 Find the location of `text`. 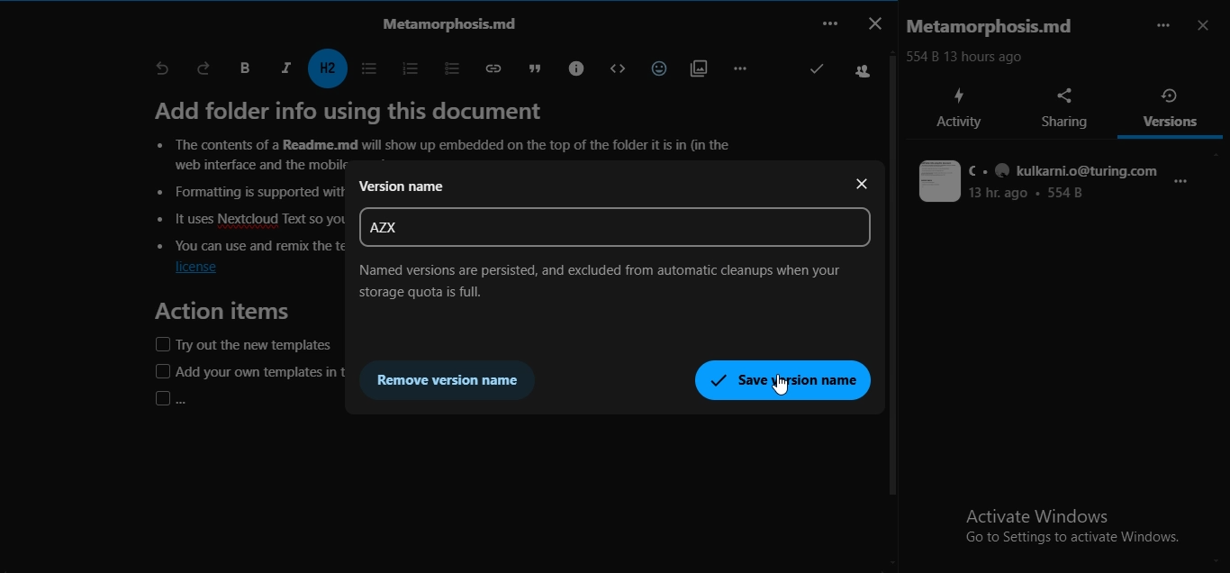

text is located at coordinates (444, 23).